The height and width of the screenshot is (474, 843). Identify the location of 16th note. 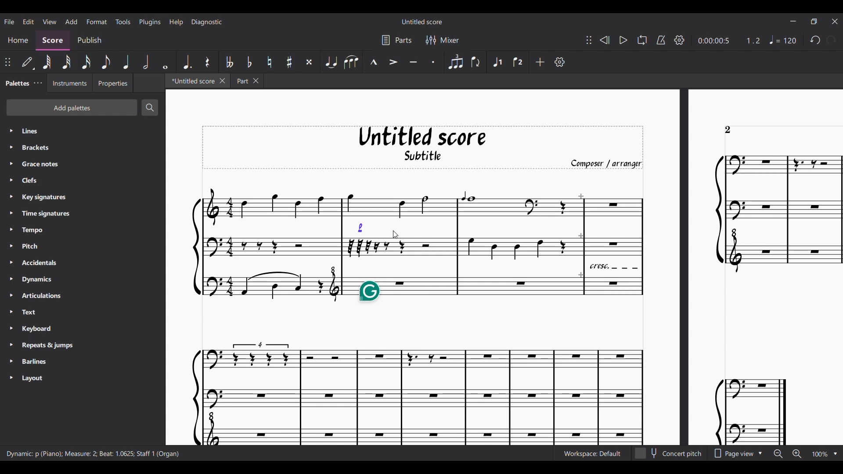
(86, 62).